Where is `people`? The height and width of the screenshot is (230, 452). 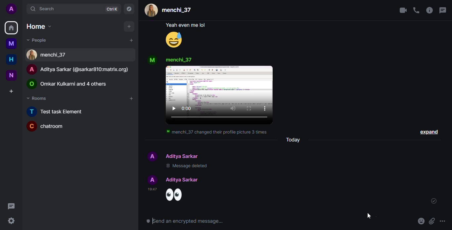 people is located at coordinates (80, 69).